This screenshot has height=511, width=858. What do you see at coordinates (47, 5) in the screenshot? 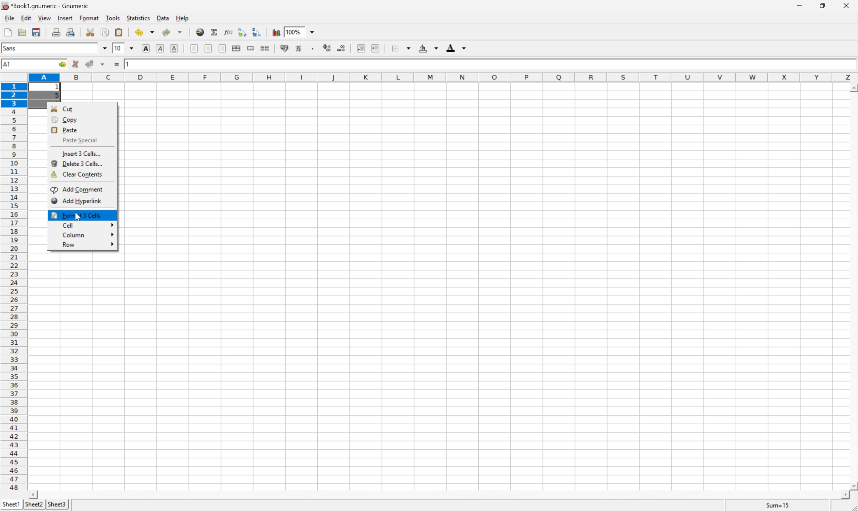
I see `application name` at bounding box center [47, 5].